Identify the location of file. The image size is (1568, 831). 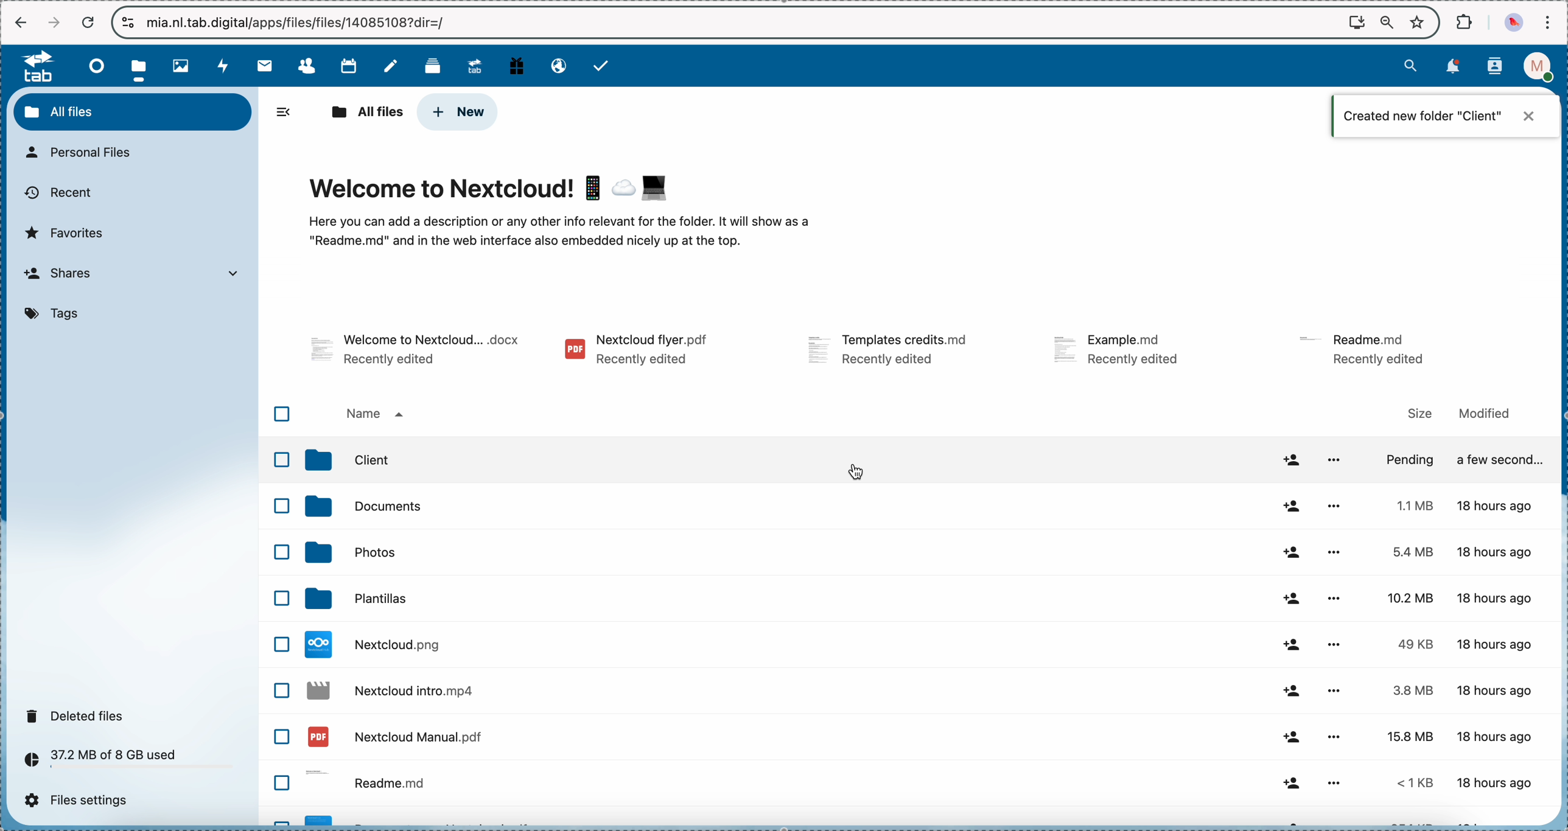
(635, 352).